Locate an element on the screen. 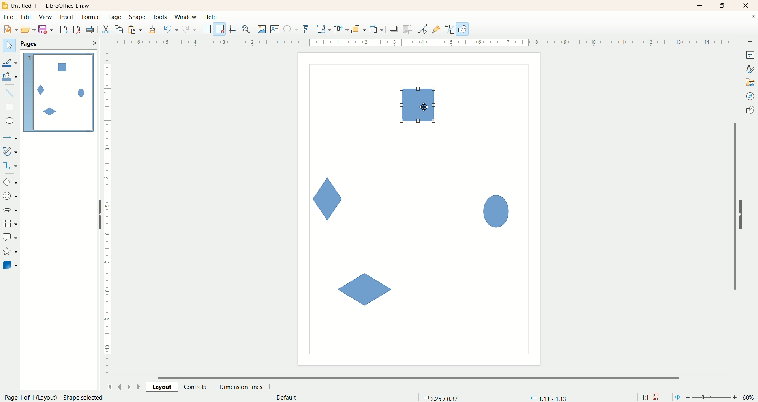 The image size is (758, 402). undo is located at coordinates (171, 29).